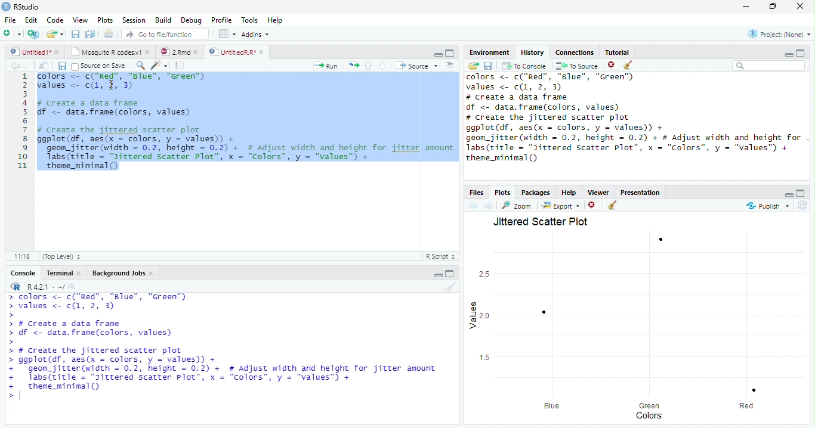 This screenshot has width=815, height=428. Describe the element at coordinates (800, 6) in the screenshot. I see `close` at that location.